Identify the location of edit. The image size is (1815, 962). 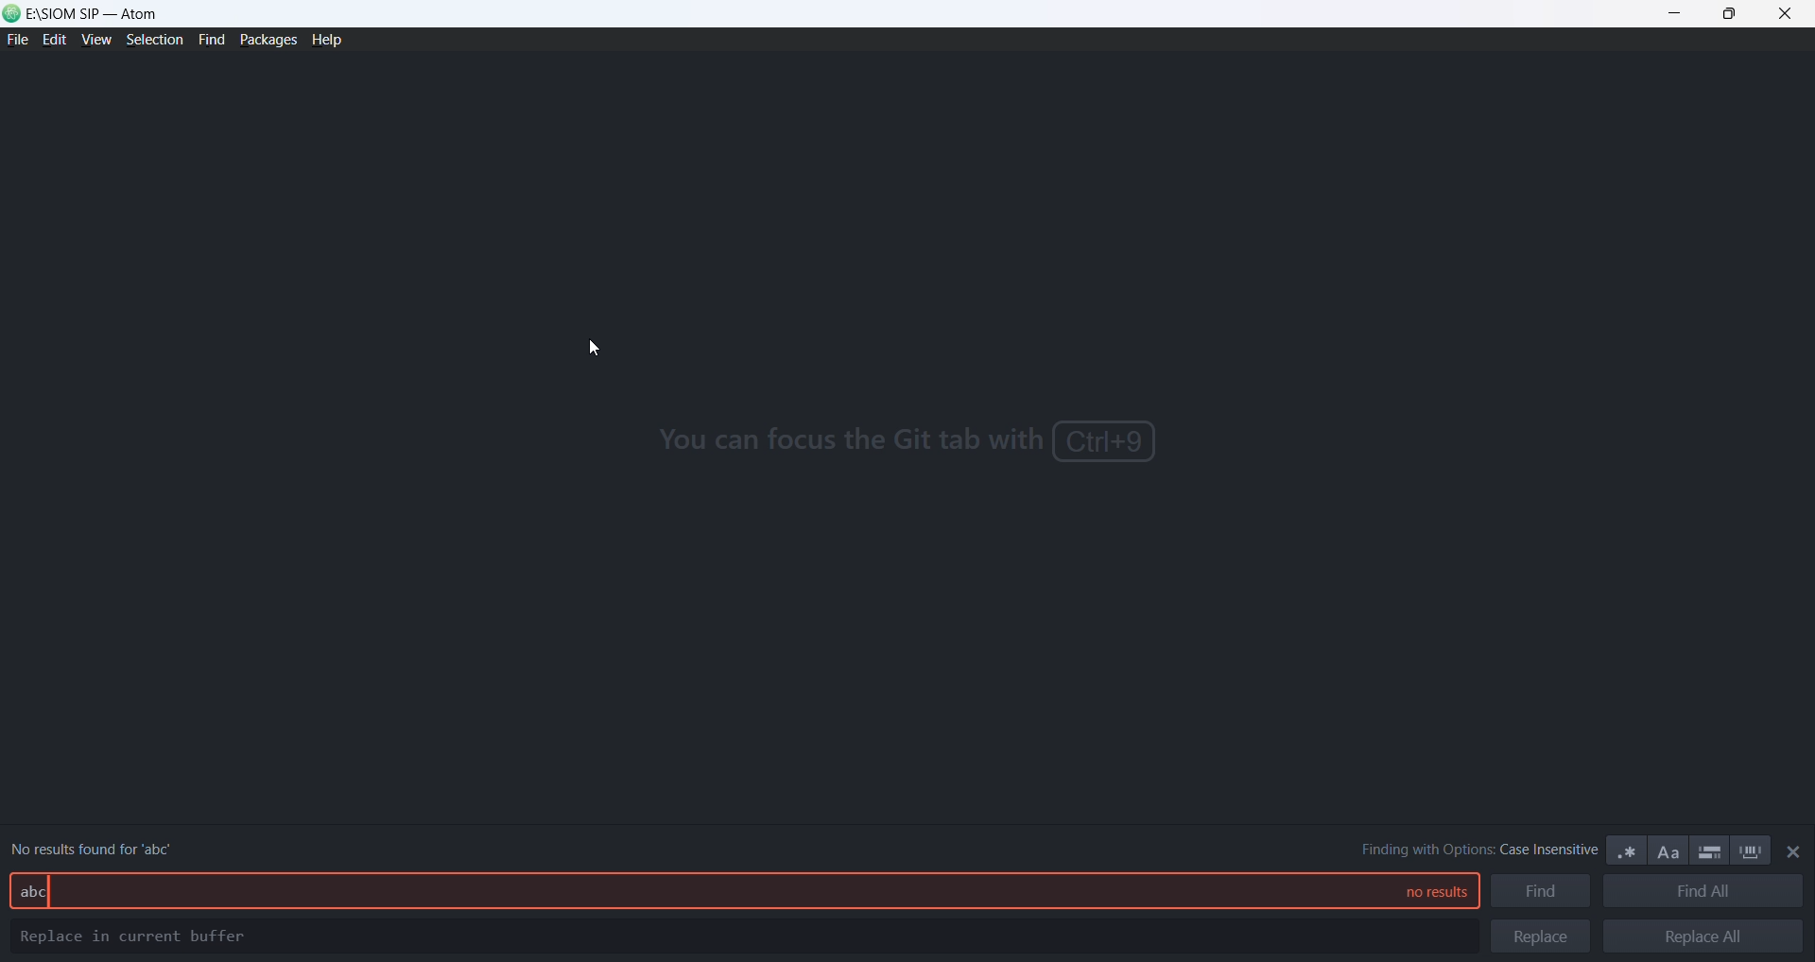
(54, 42).